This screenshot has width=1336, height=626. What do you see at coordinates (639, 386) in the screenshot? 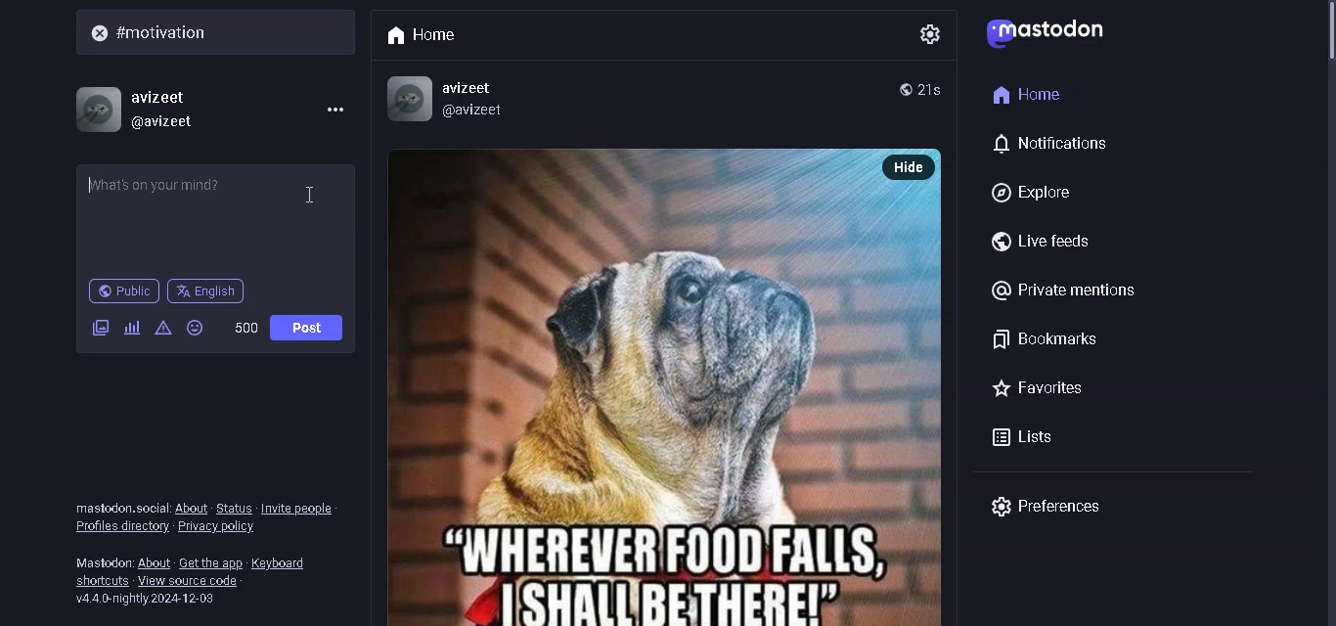
I see `post with image` at bounding box center [639, 386].